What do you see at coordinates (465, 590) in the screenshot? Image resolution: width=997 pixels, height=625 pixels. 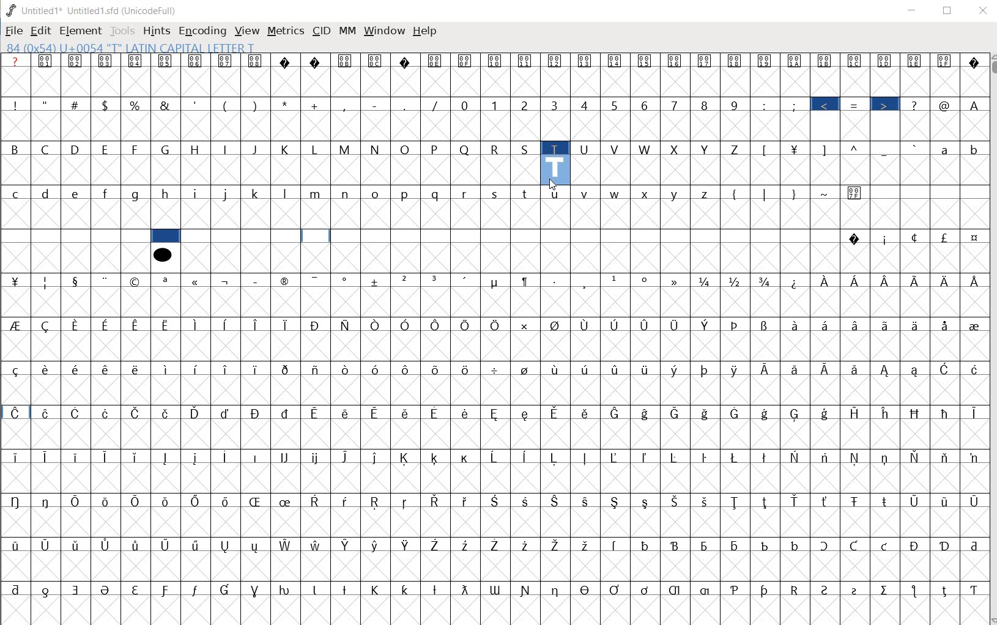 I see `Symbol` at bounding box center [465, 590].